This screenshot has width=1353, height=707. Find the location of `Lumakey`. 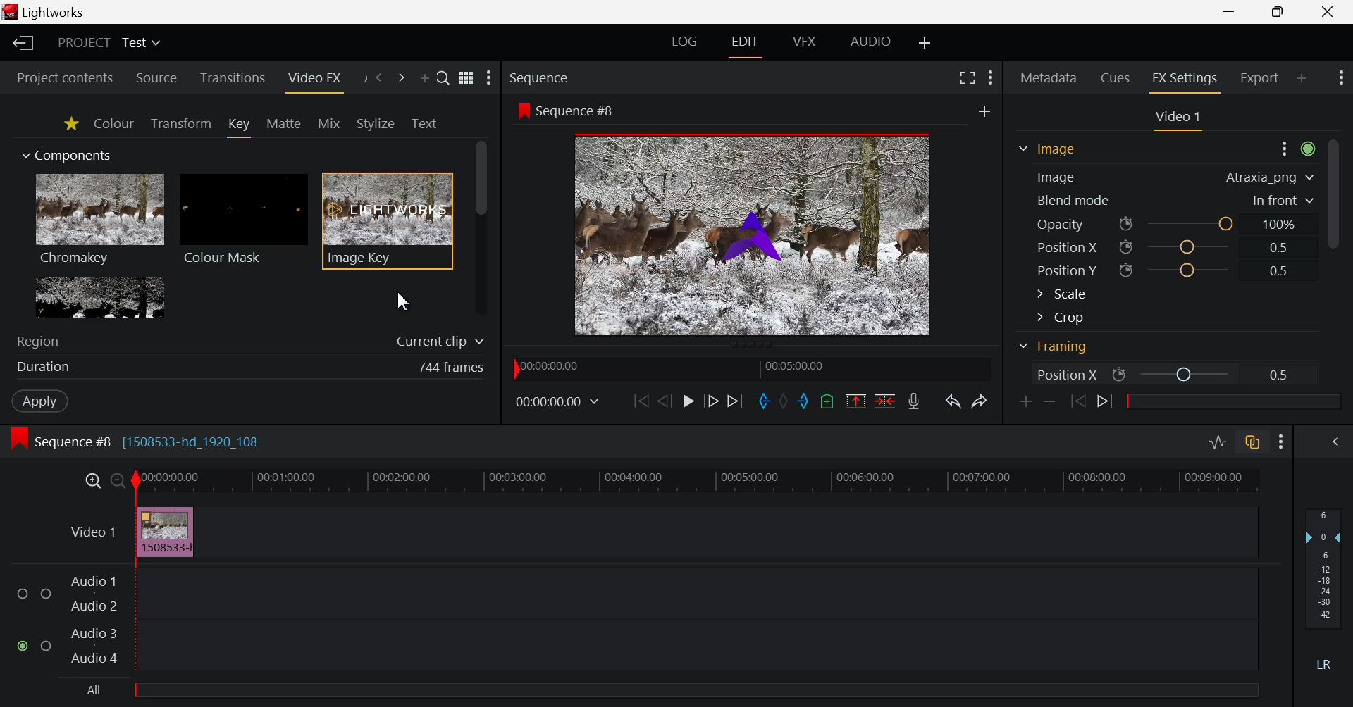

Lumakey is located at coordinates (99, 297).